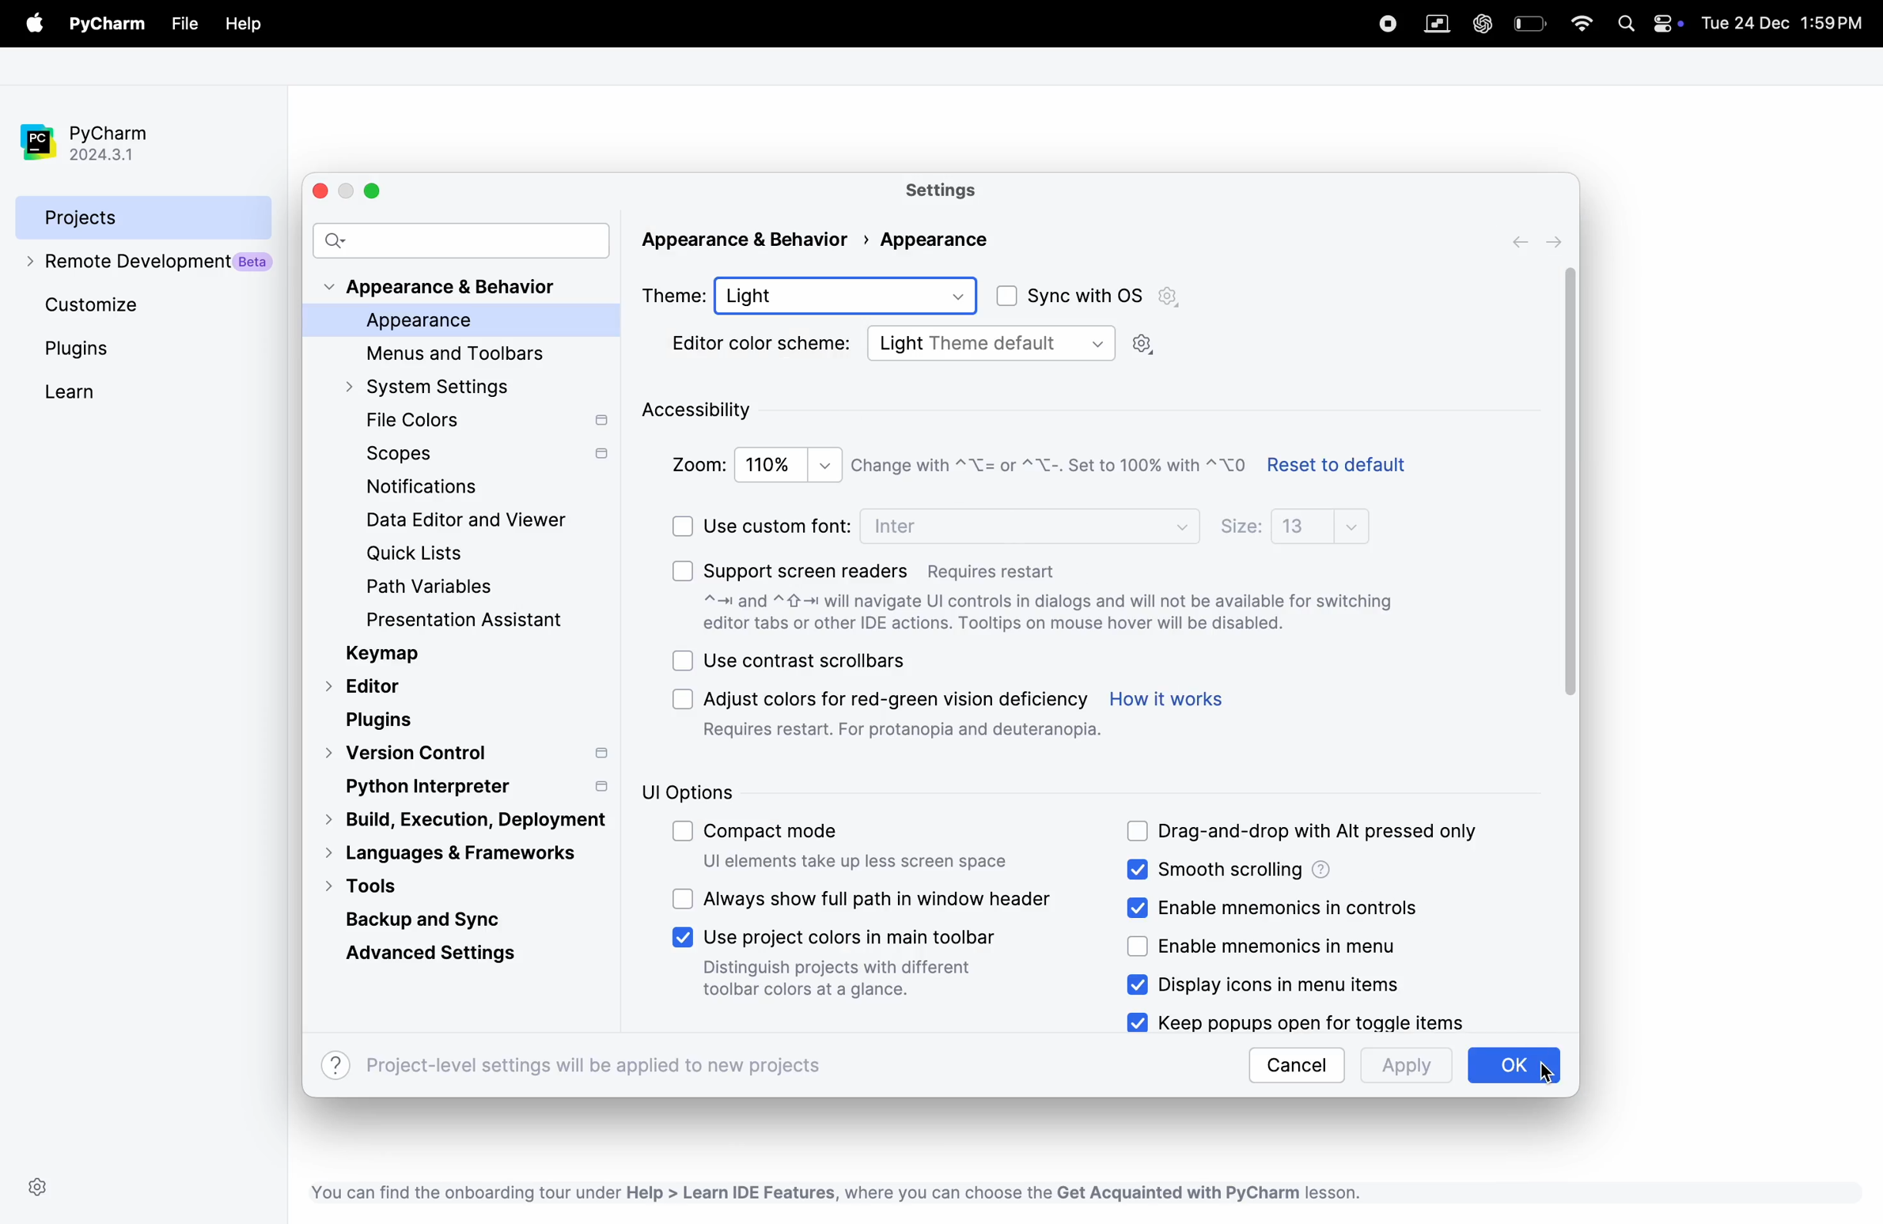 The height and width of the screenshot is (1224, 1883). What do you see at coordinates (1048, 470) in the screenshot?
I see `Change with ~\_= or ~X-. Set to 100% with ~\_0` at bounding box center [1048, 470].